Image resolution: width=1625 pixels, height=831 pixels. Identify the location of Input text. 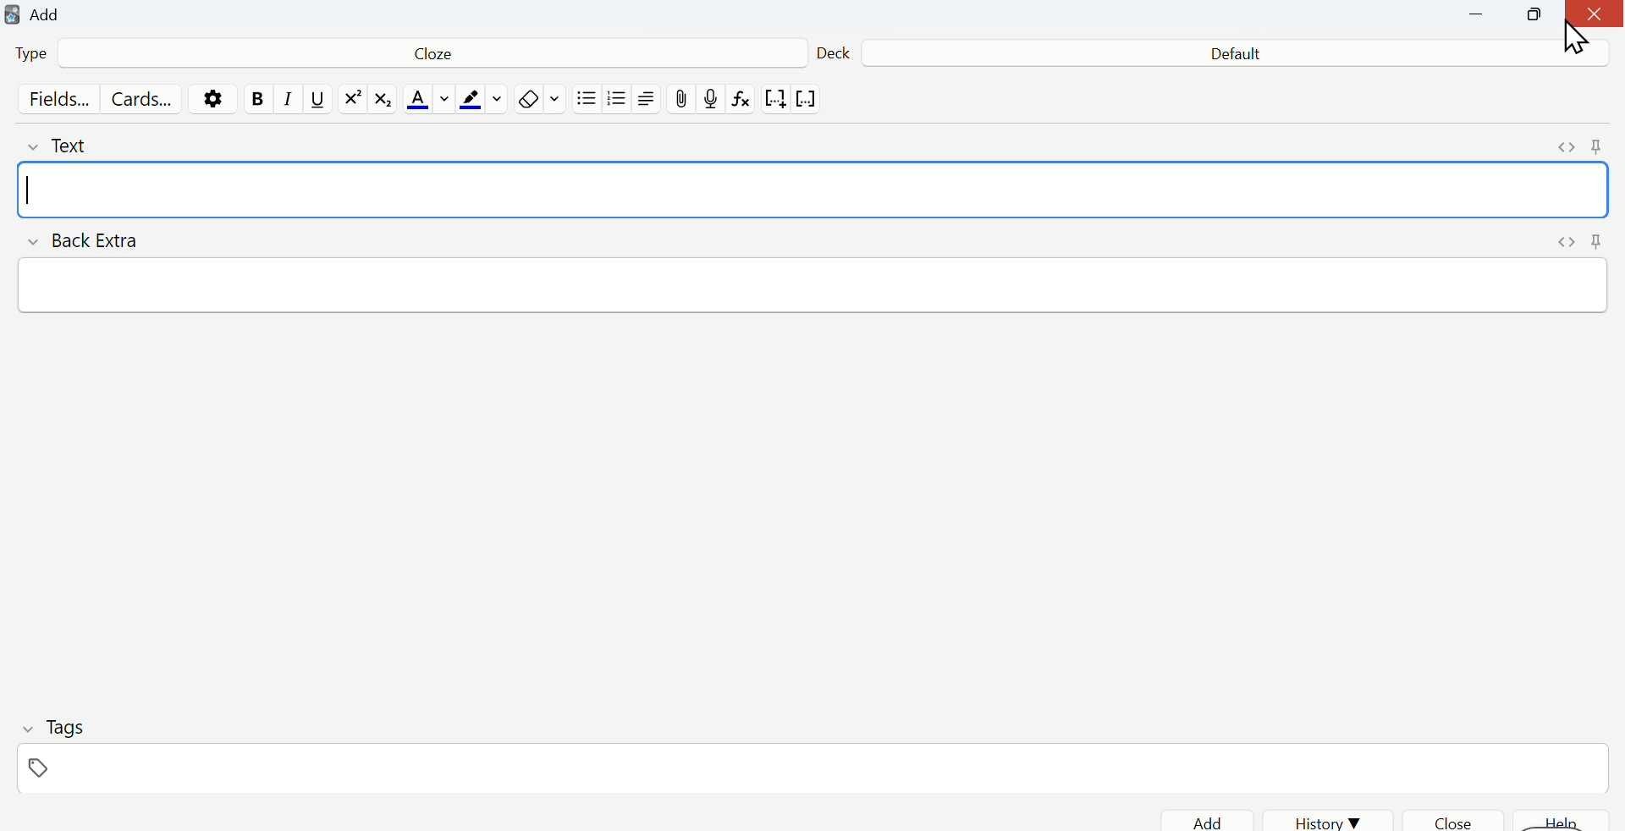
(816, 287).